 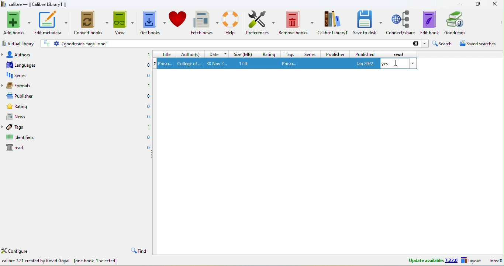 I want to click on donate, so click(x=179, y=22).